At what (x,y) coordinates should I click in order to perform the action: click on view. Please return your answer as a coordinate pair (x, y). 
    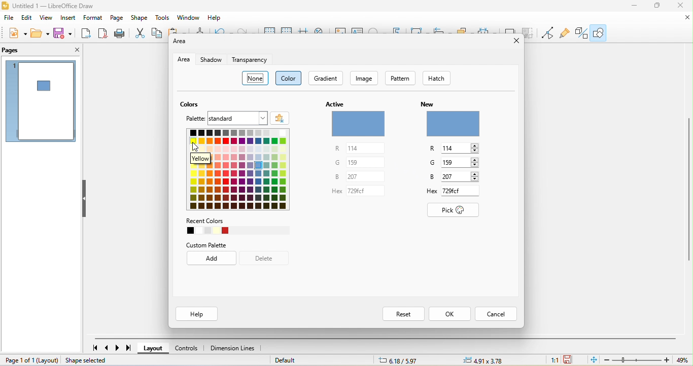
    Looking at the image, I should click on (45, 19).